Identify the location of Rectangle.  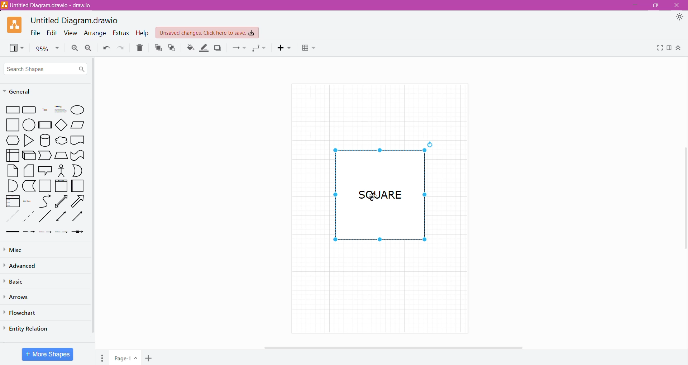
(12, 109).